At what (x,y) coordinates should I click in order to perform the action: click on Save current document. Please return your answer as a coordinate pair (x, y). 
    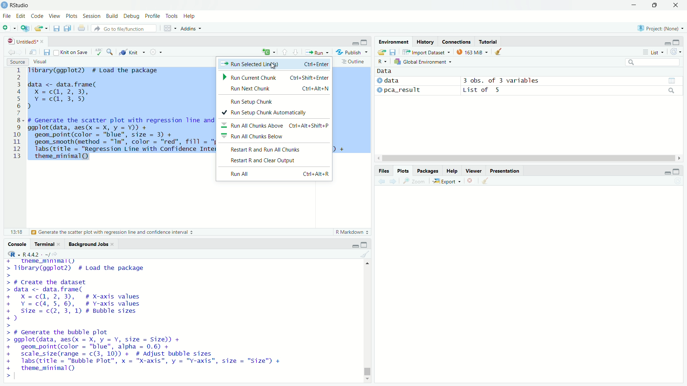
    Looking at the image, I should click on (47, 52).